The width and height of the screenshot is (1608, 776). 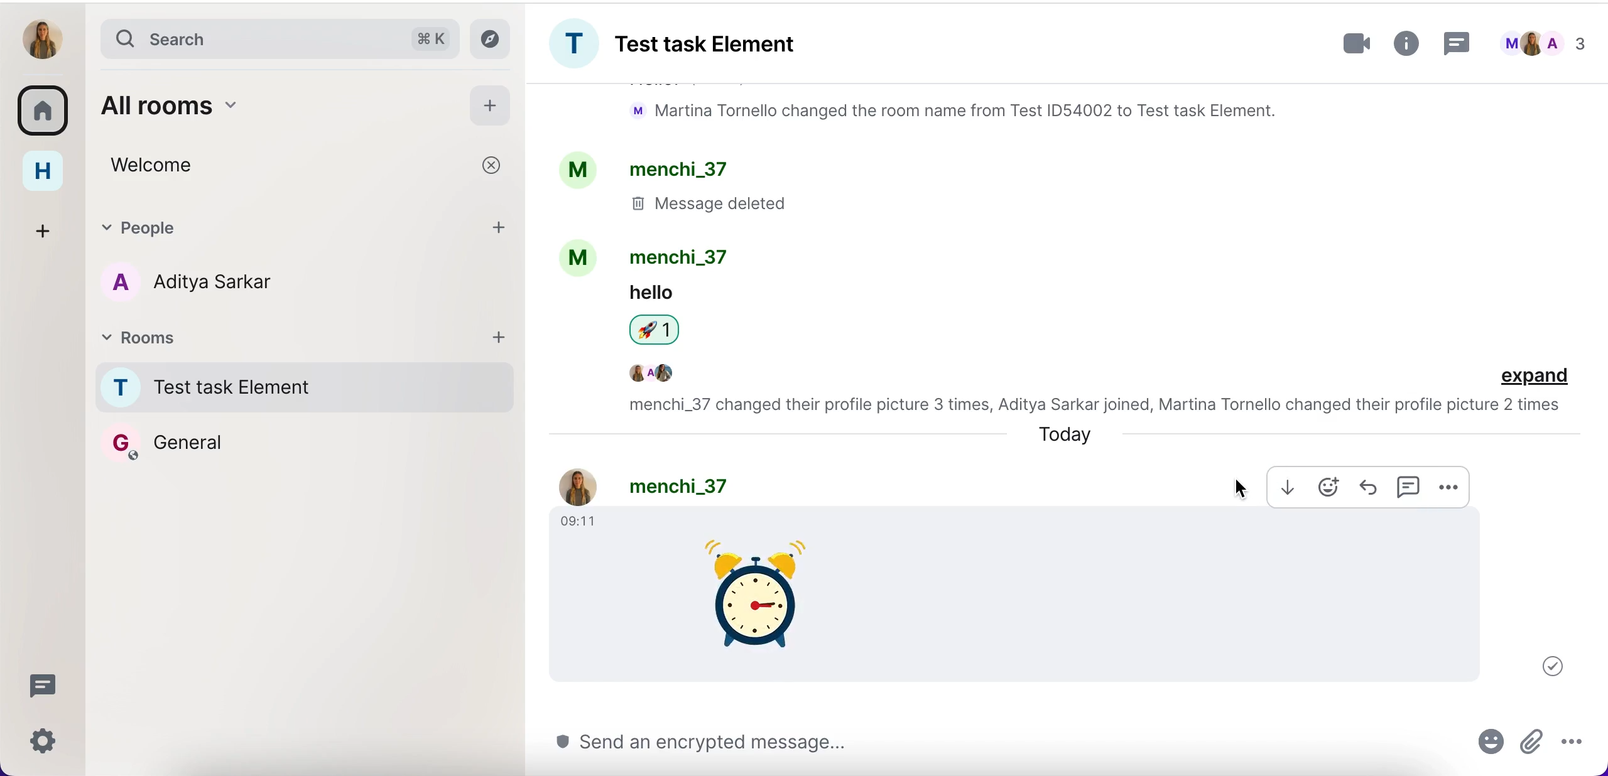 What do you see at coordinates (1491, 741) in the screenshot?
I see `react` at bounding box center [1491, 741].